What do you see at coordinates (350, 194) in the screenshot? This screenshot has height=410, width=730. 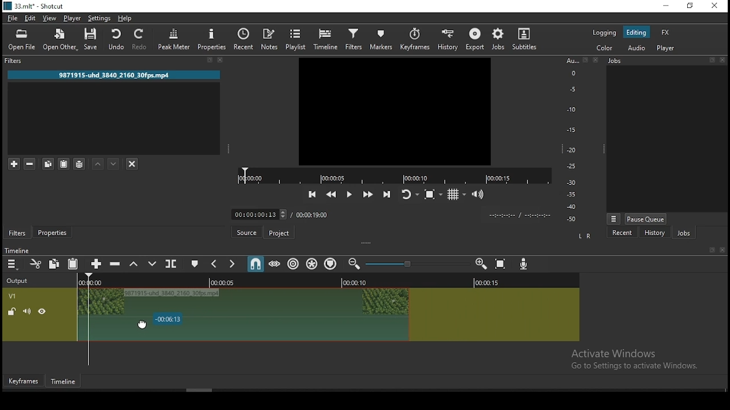 I see `play/pause` at bounding box center [350, 194].